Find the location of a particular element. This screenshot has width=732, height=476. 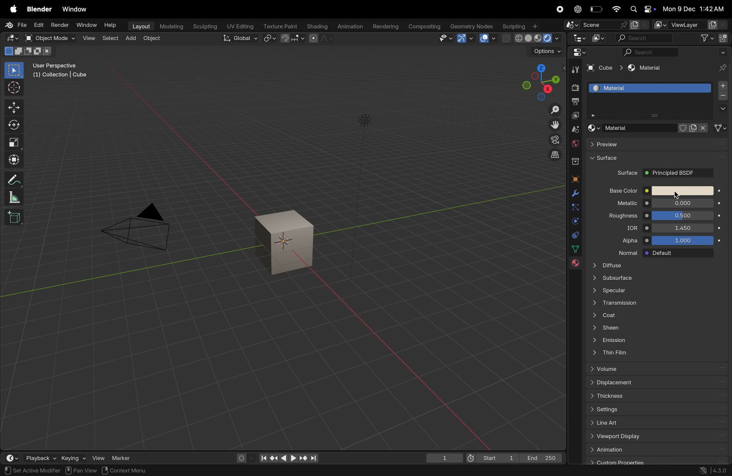

Surface is located at coordinates (656, 160).